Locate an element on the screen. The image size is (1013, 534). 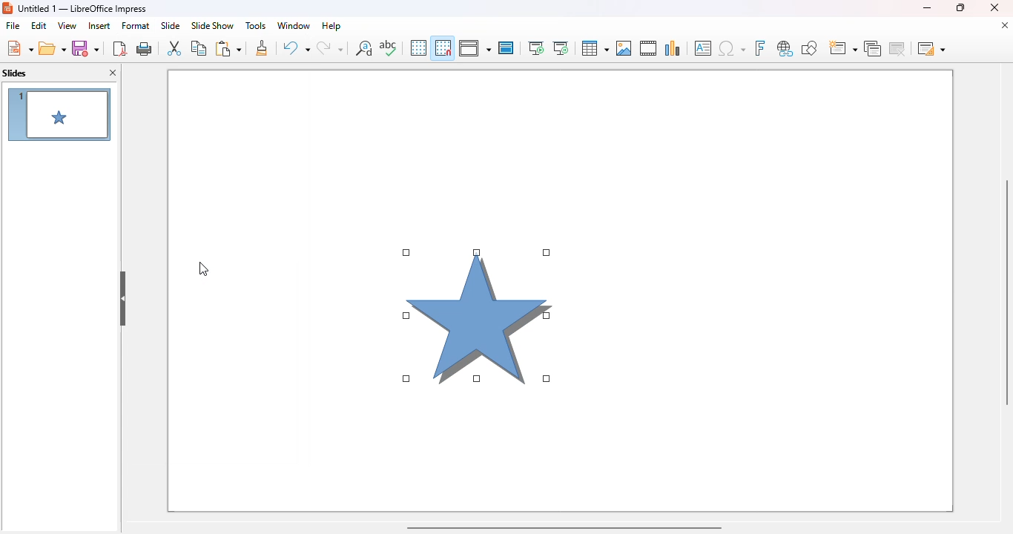
paste is located at coordinates (228, 48).